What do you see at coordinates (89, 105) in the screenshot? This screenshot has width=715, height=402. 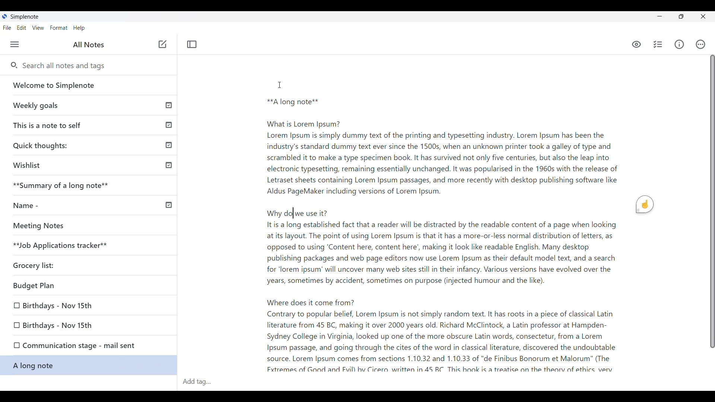 I see `Weekly goals` at bounding box center [89, 105].